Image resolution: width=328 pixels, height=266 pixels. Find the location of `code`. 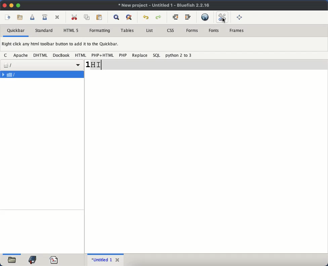

code is located at coordinates (54, 259).